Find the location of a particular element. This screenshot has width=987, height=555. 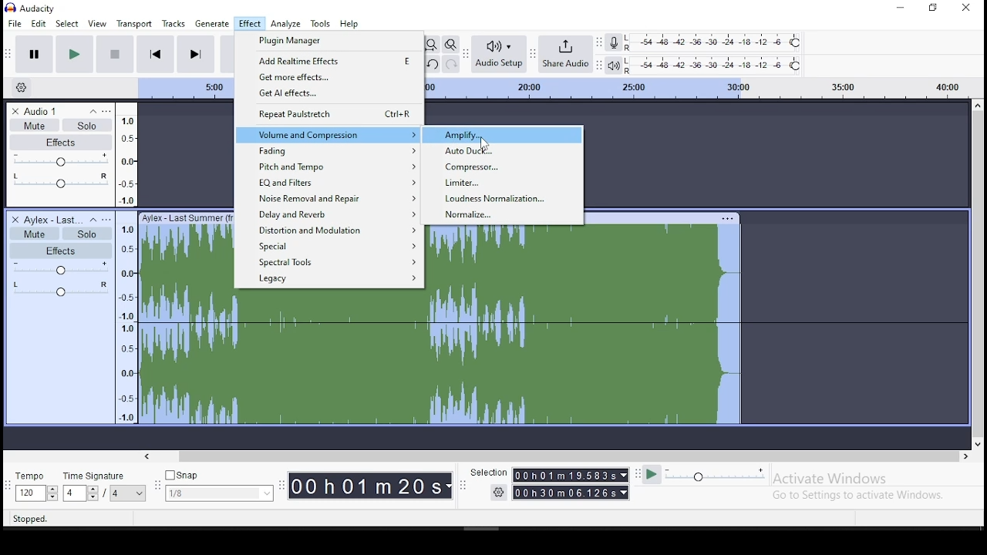

file is located at coordinates (12, 23).